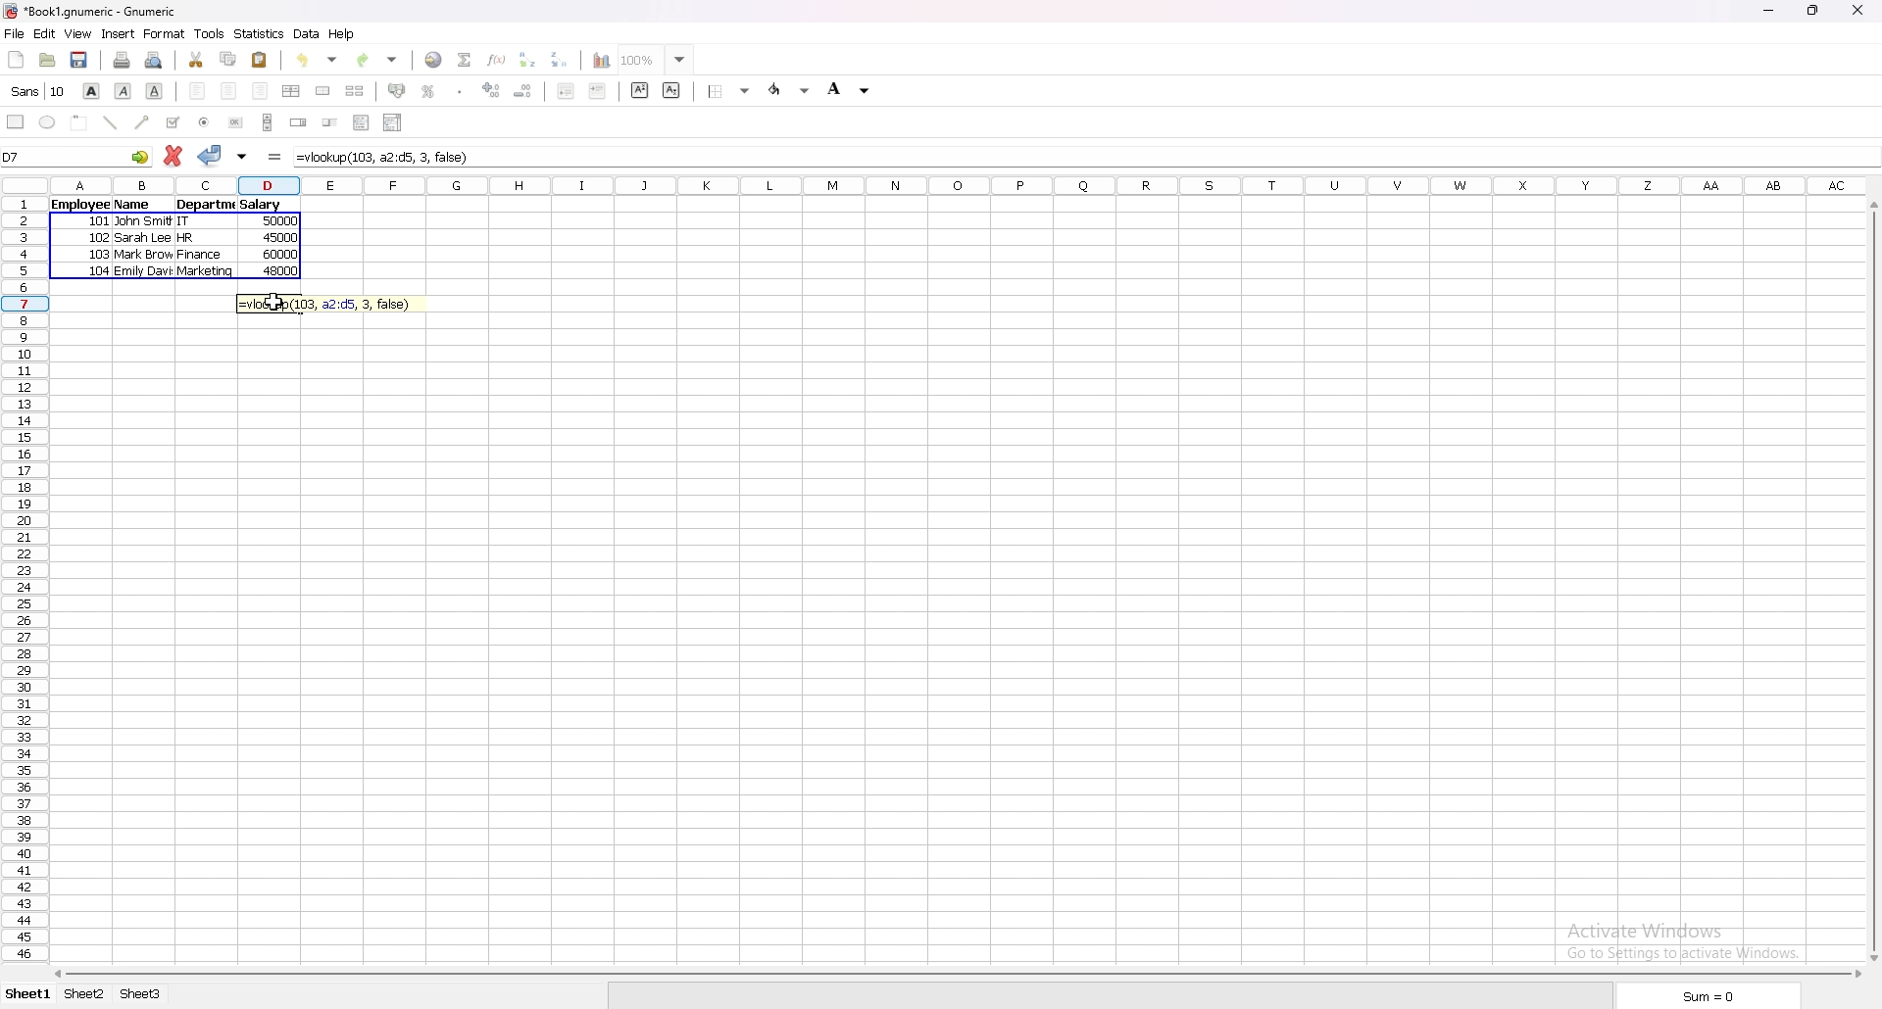 The height and width of the screenshot is (1009, 1882). Describe the element at coordinates (492, 90) in the screenshot. I see `increase decimal` at that location.